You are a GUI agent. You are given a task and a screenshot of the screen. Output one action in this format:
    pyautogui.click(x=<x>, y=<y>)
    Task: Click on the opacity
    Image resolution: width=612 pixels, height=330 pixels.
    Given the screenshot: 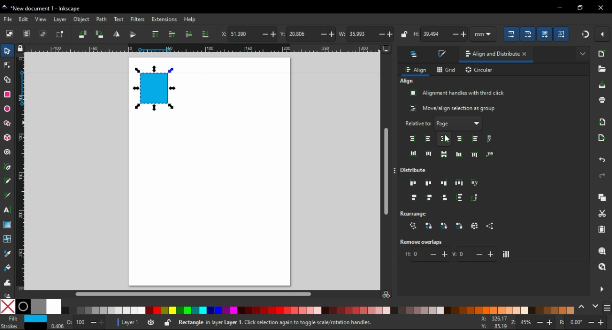 What is the action you would take?
    pyautogui.click(x=78, y=324)
    